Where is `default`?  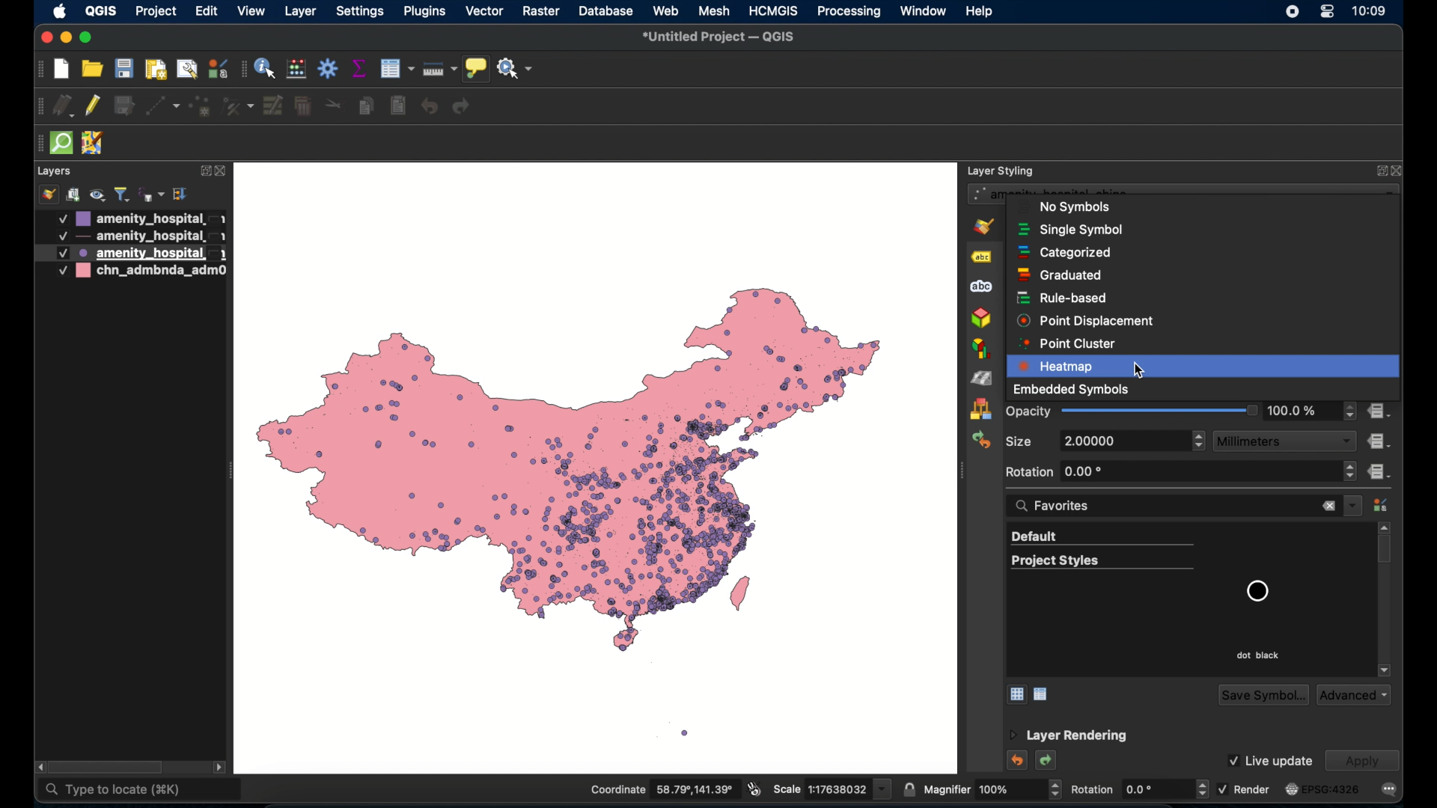
default is located at coordinates (1102, 538).